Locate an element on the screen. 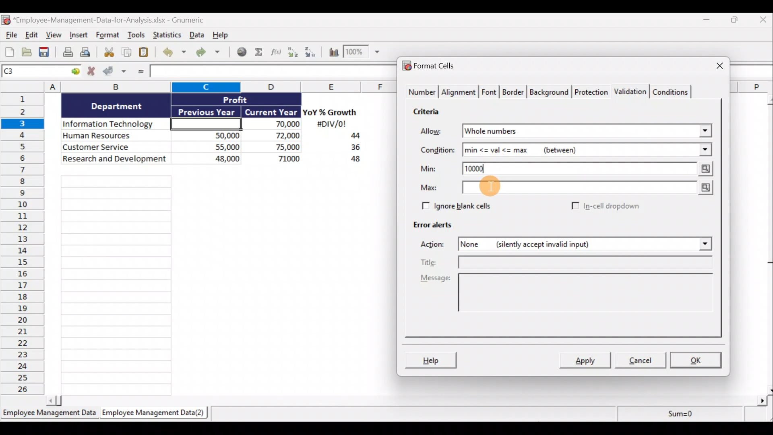  55,000 is located at coordinates (211, 147).